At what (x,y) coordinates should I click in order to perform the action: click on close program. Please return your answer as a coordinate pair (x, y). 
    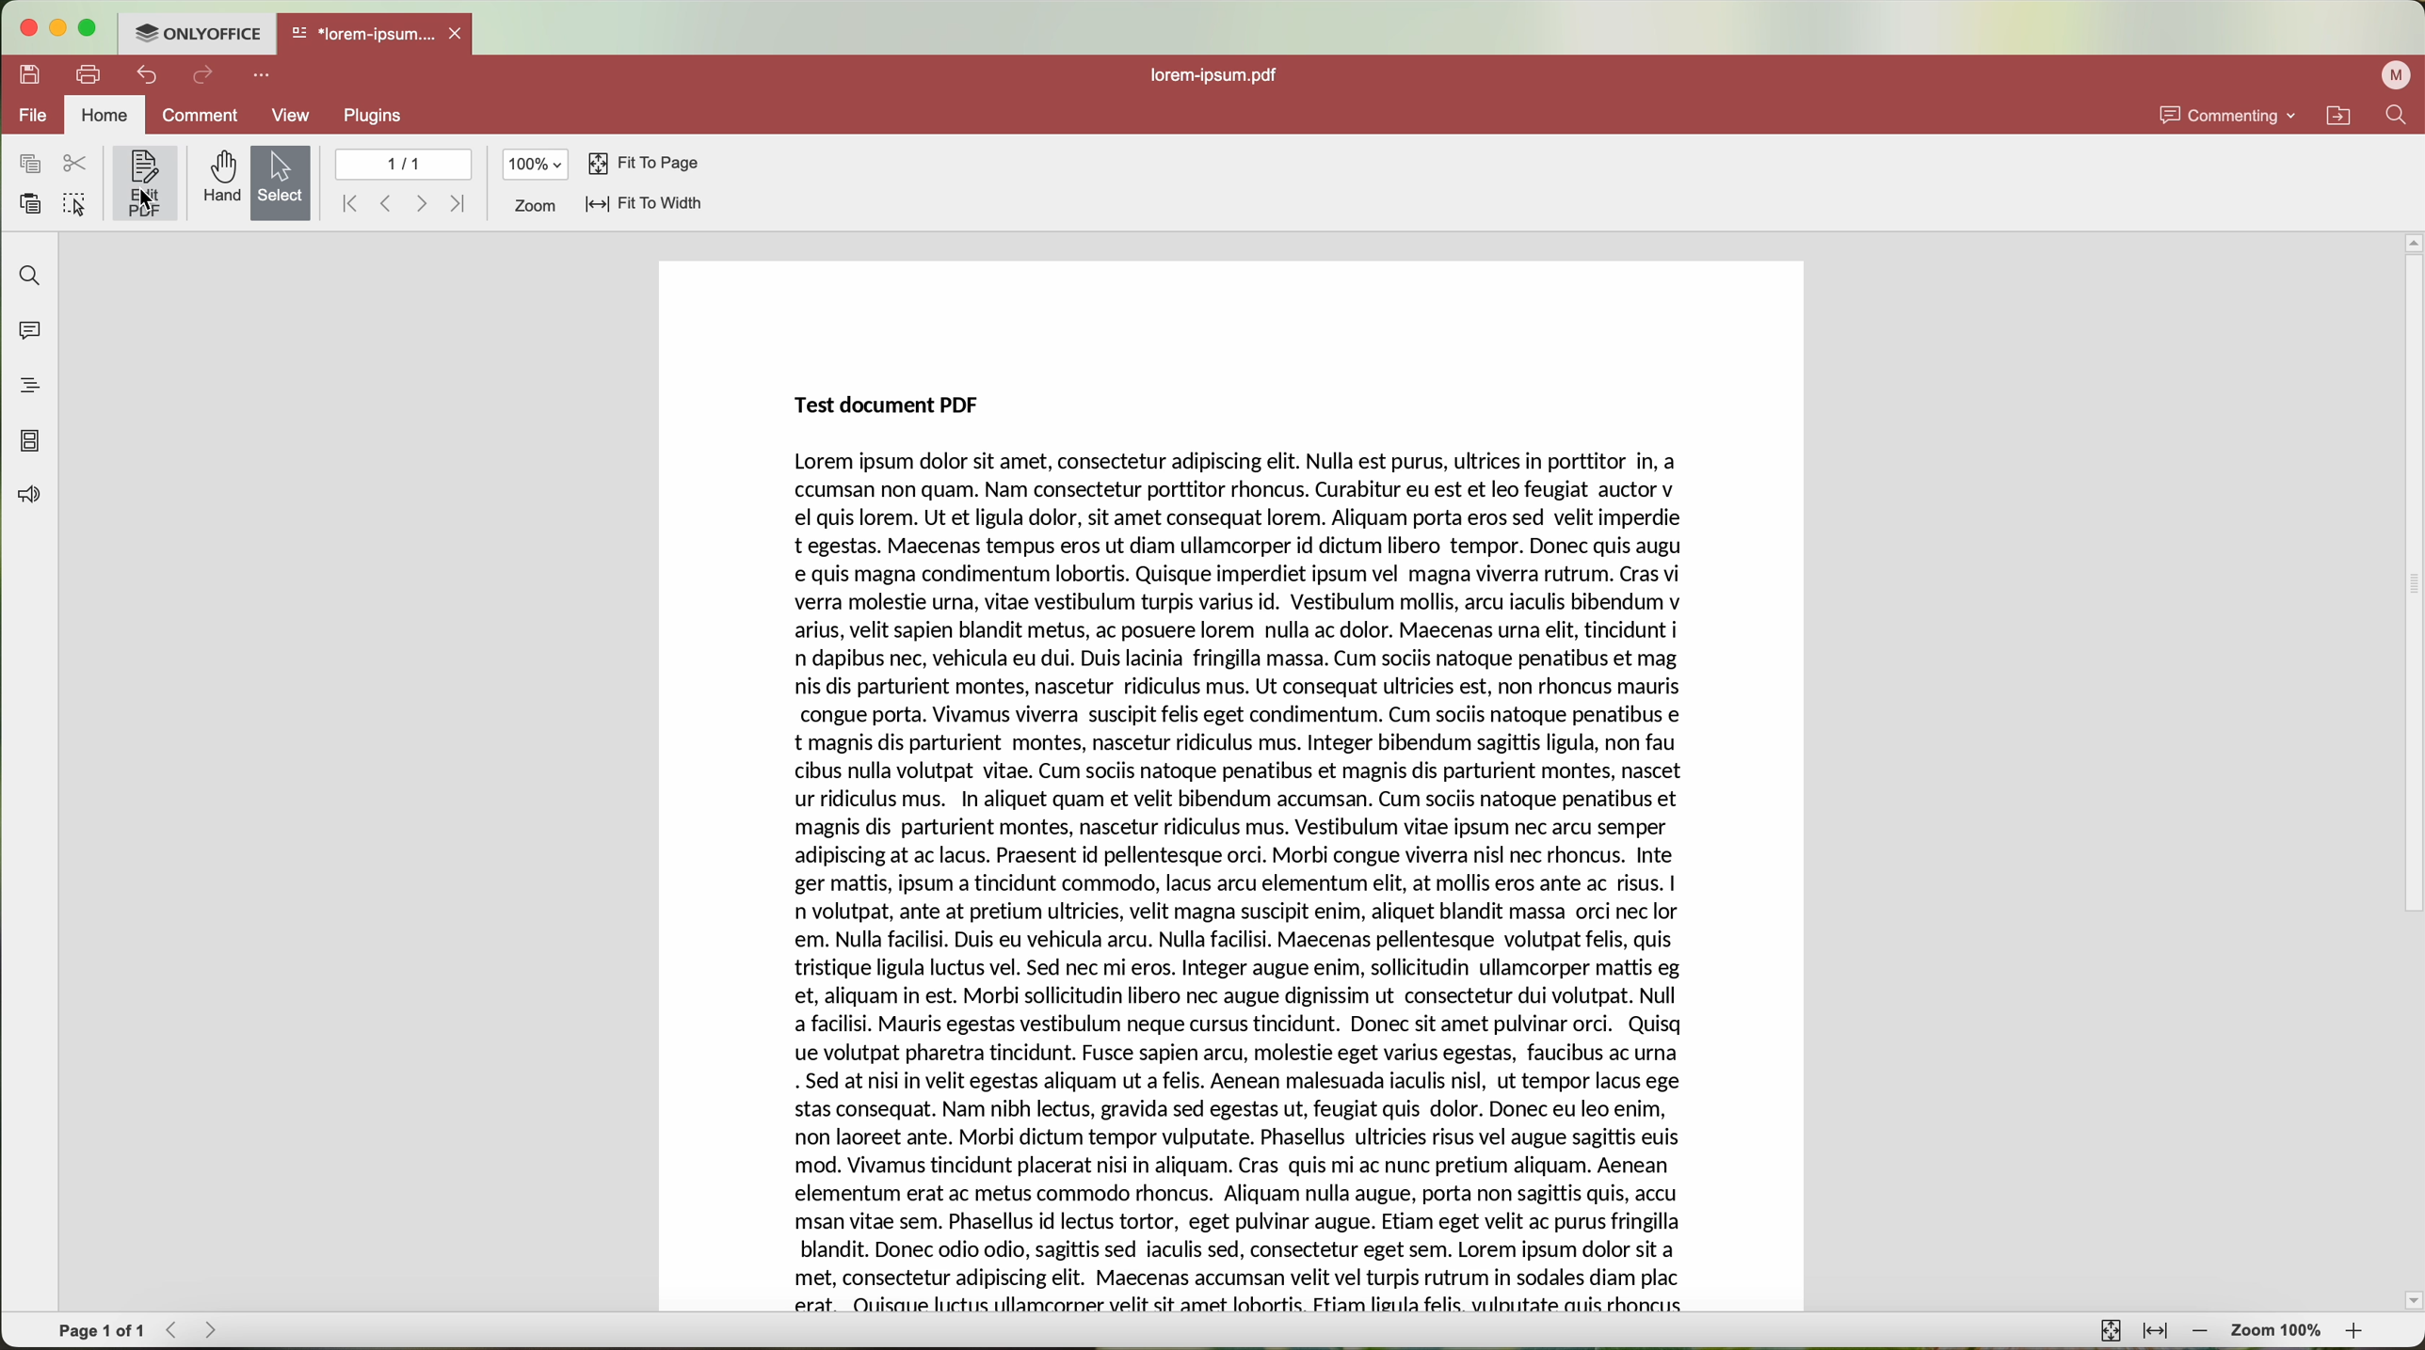
    Looking at the image, I should click on (31, 29).